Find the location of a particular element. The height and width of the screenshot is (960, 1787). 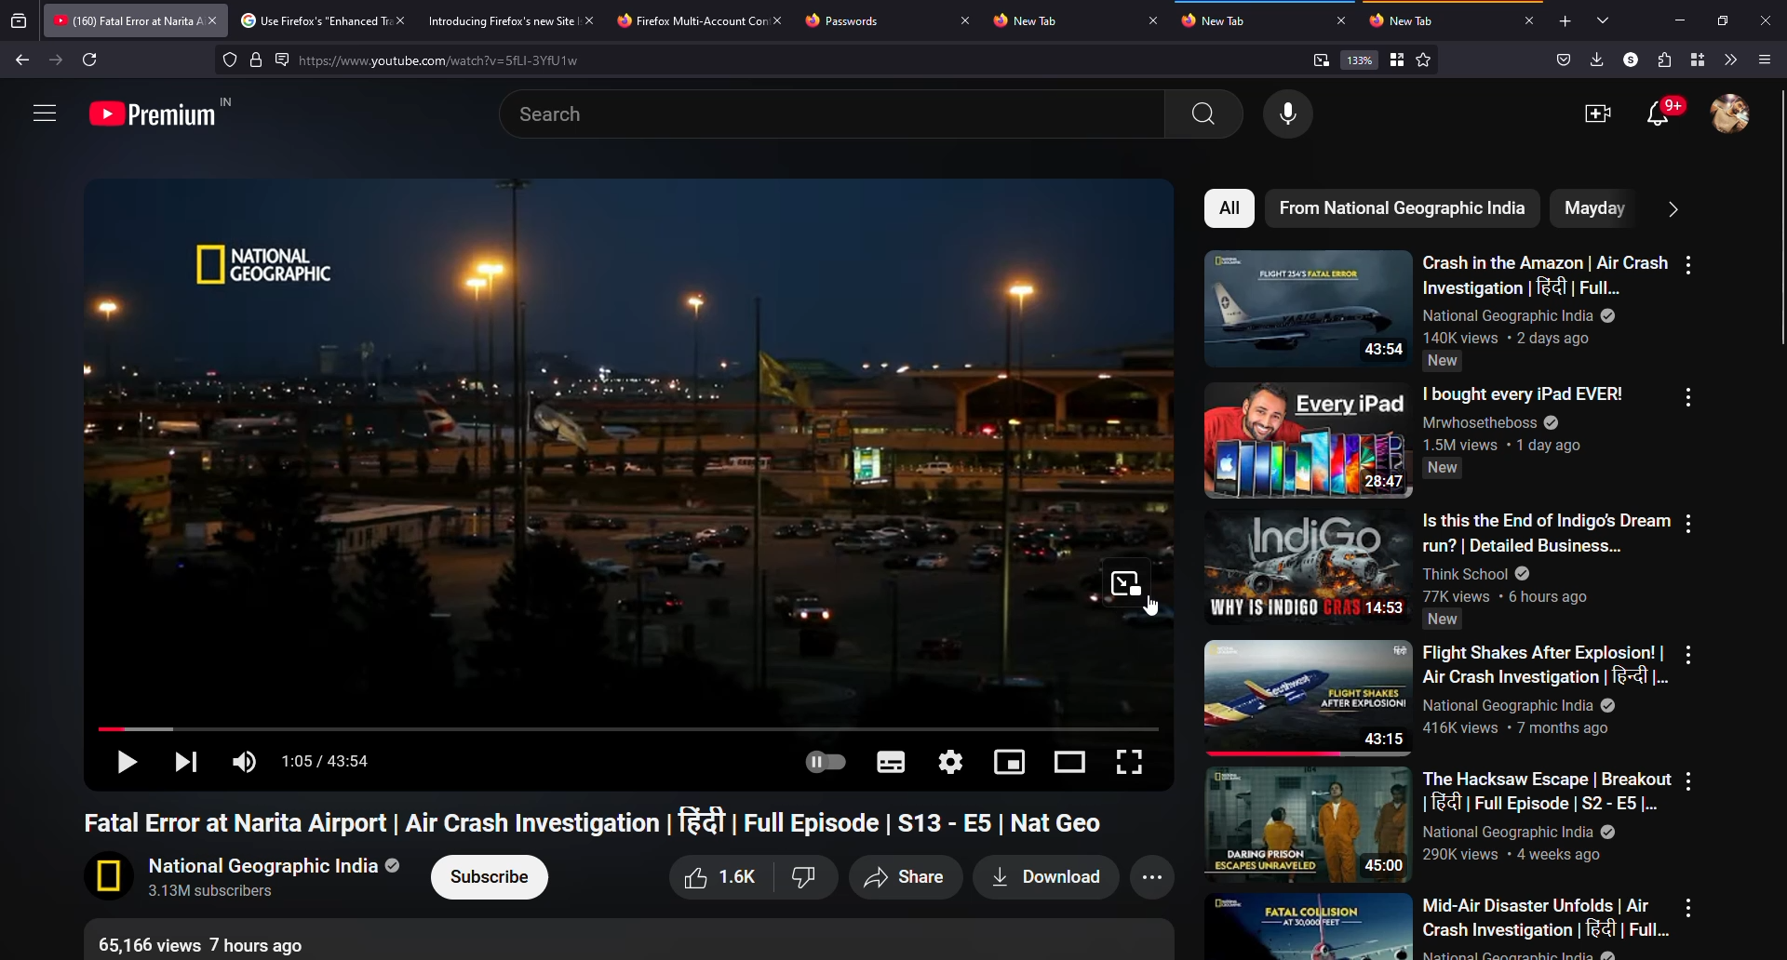

nat geo is located at coordinates (1403, 208).